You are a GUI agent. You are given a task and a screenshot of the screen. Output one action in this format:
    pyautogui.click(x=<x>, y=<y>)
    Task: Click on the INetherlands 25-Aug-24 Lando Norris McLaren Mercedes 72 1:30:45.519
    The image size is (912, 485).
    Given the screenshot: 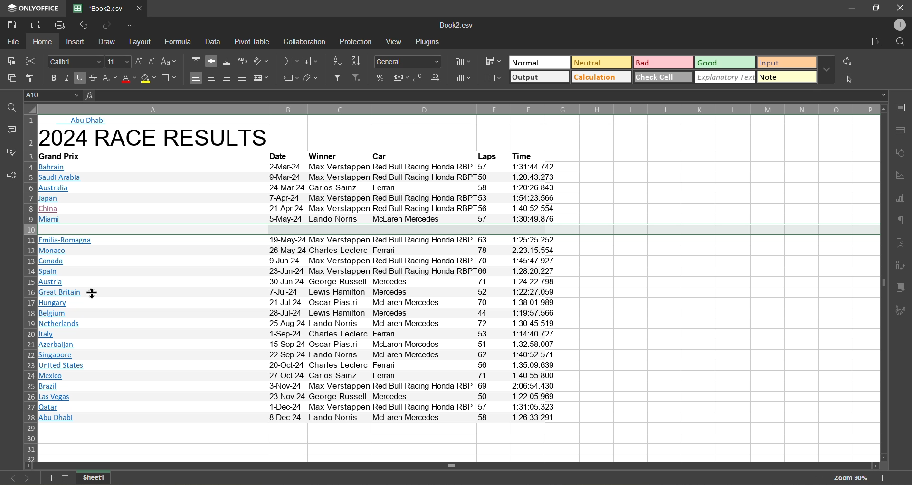 What is the action you would take?
    pyautogui.click(x=299, y=325)
    